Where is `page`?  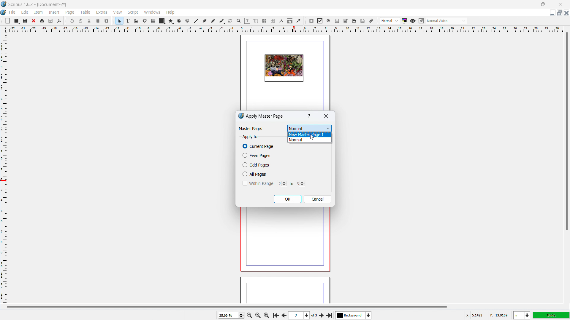 page is located at coordinates (283, 241).